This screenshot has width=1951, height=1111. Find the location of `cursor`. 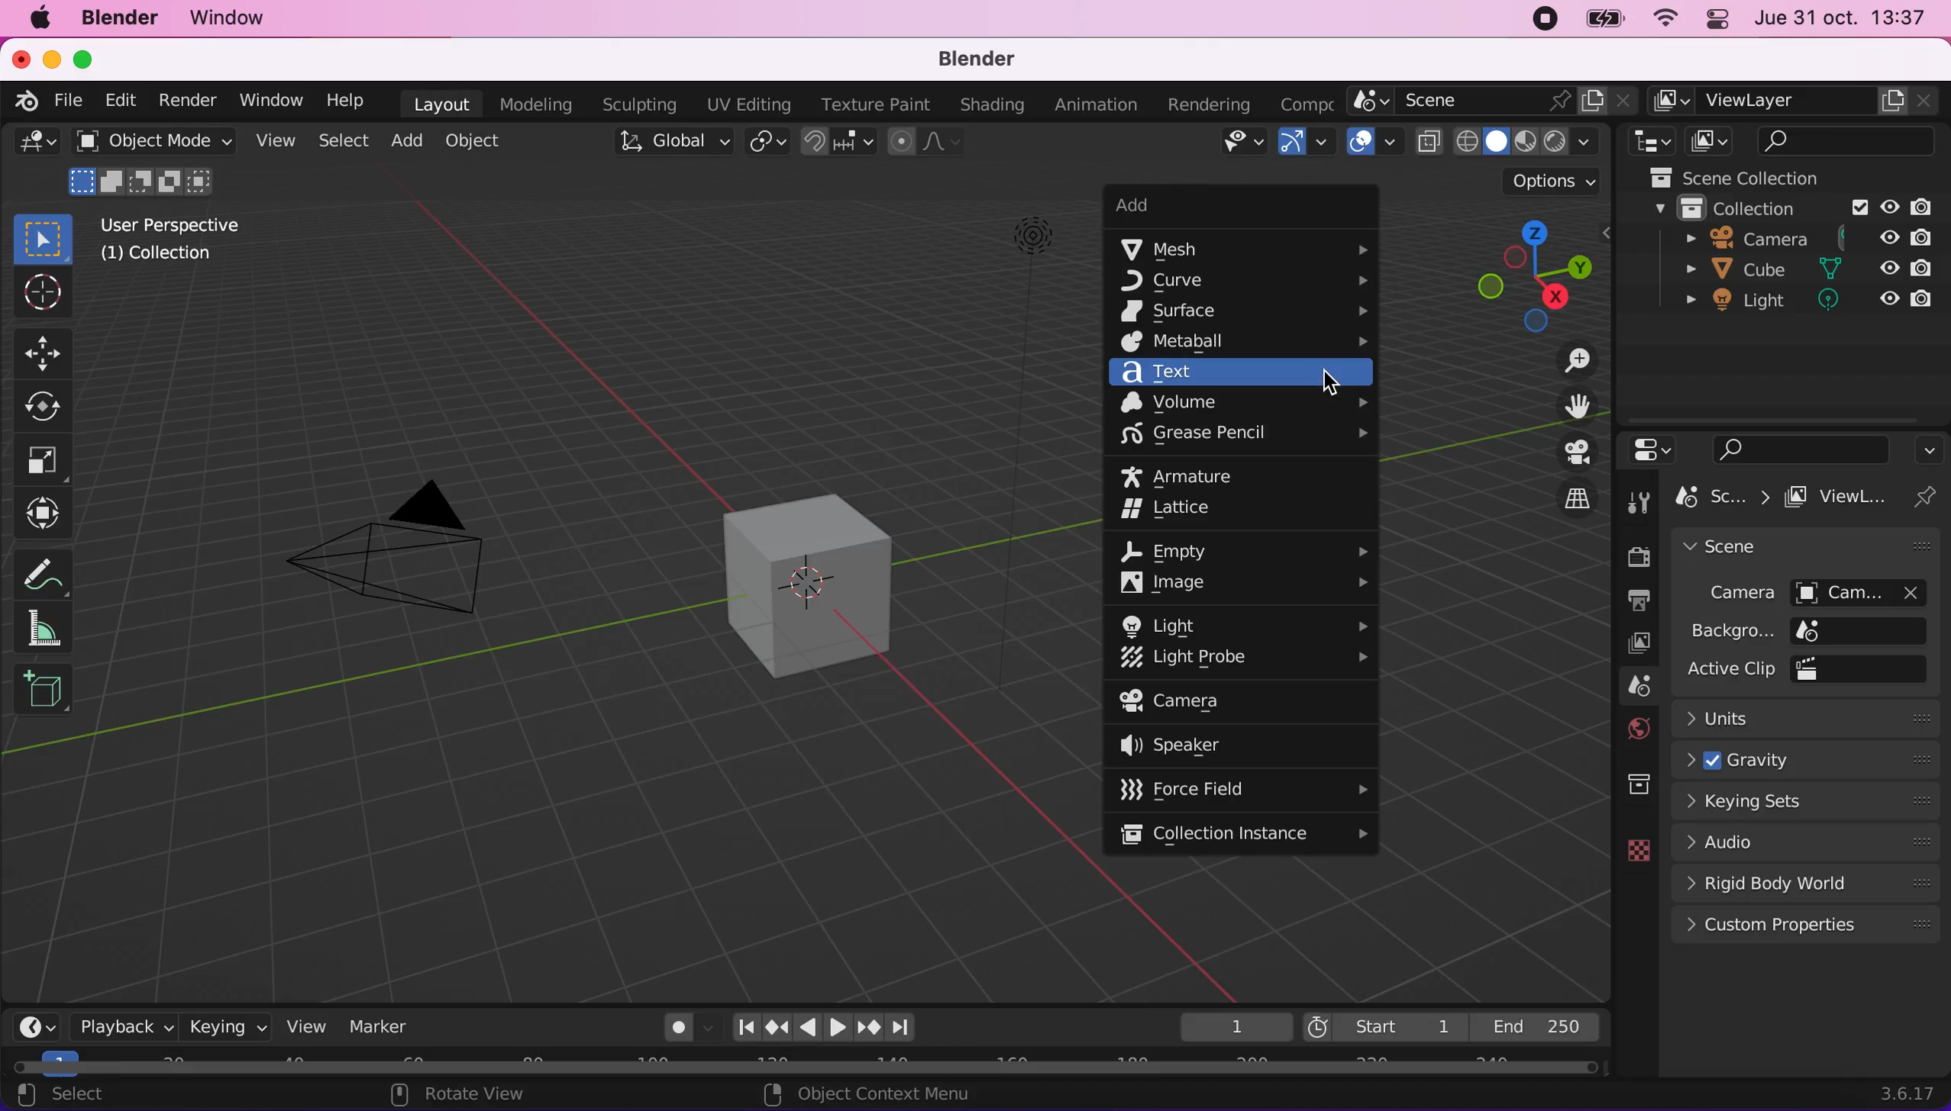

cursor is located at coordinates (1328, 382).